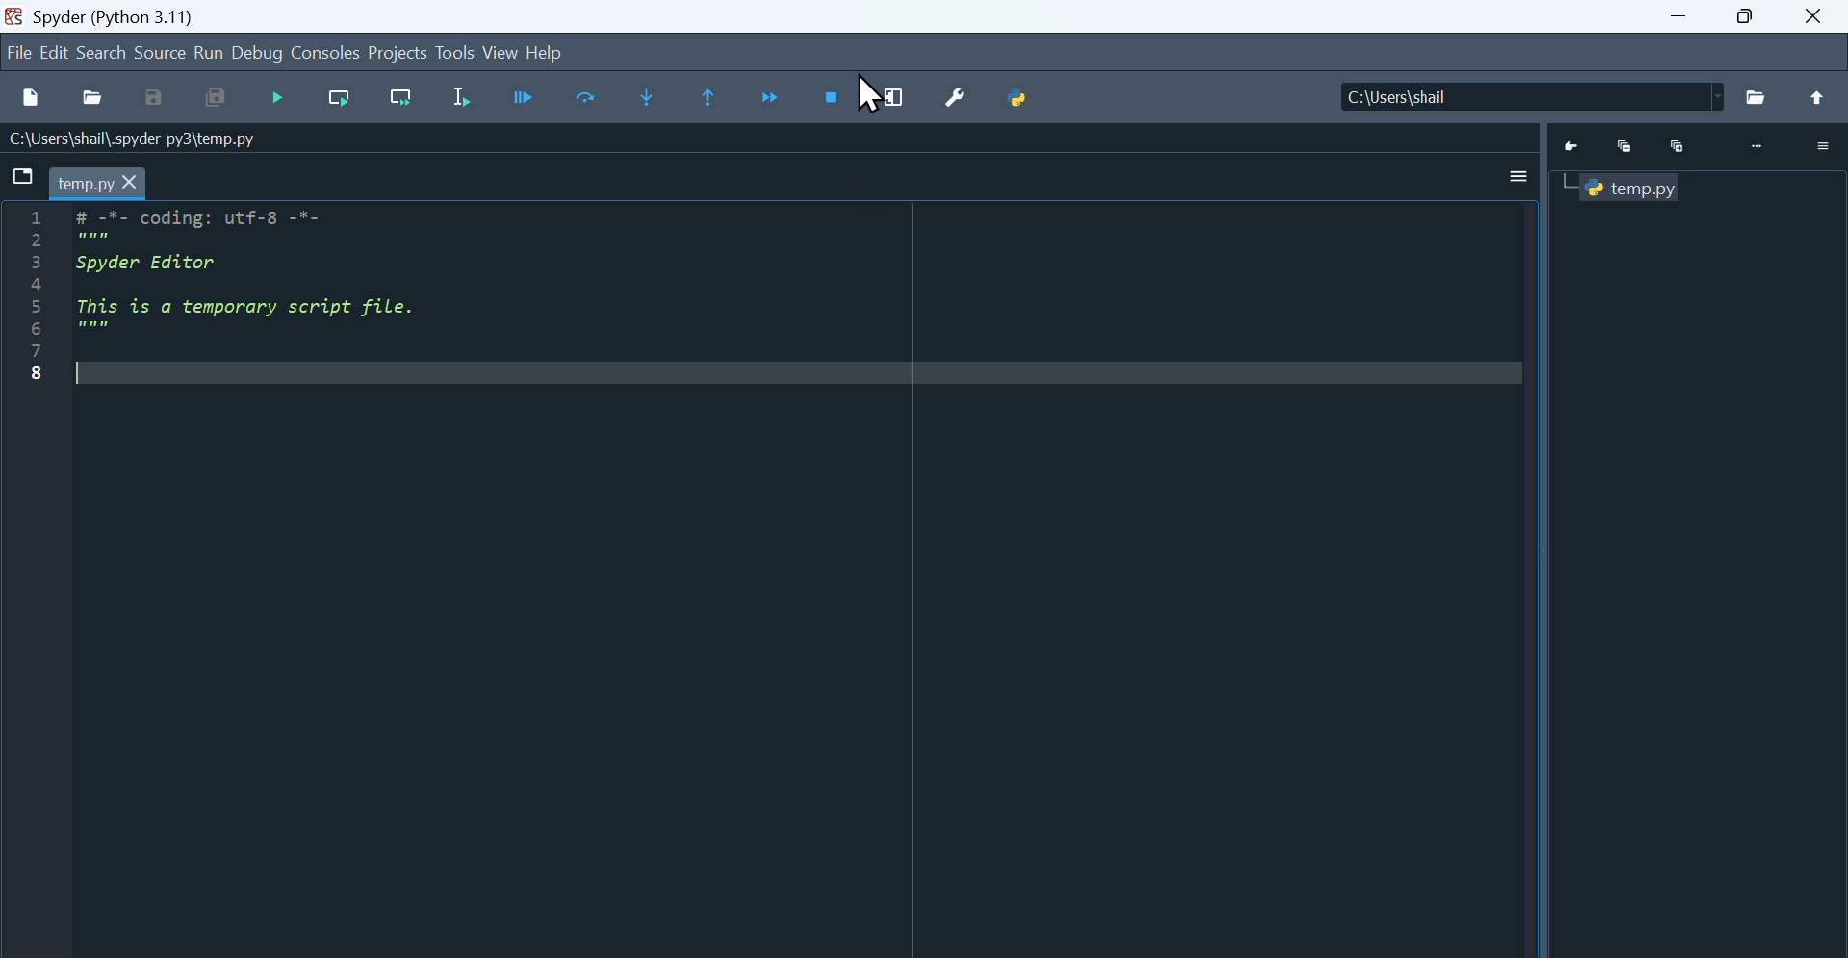 This screenshot has width=1848, height=958. What do you see at coordinates (339, 102) in the screenshot?
I see `run current line` at bounding box center [339, 102].